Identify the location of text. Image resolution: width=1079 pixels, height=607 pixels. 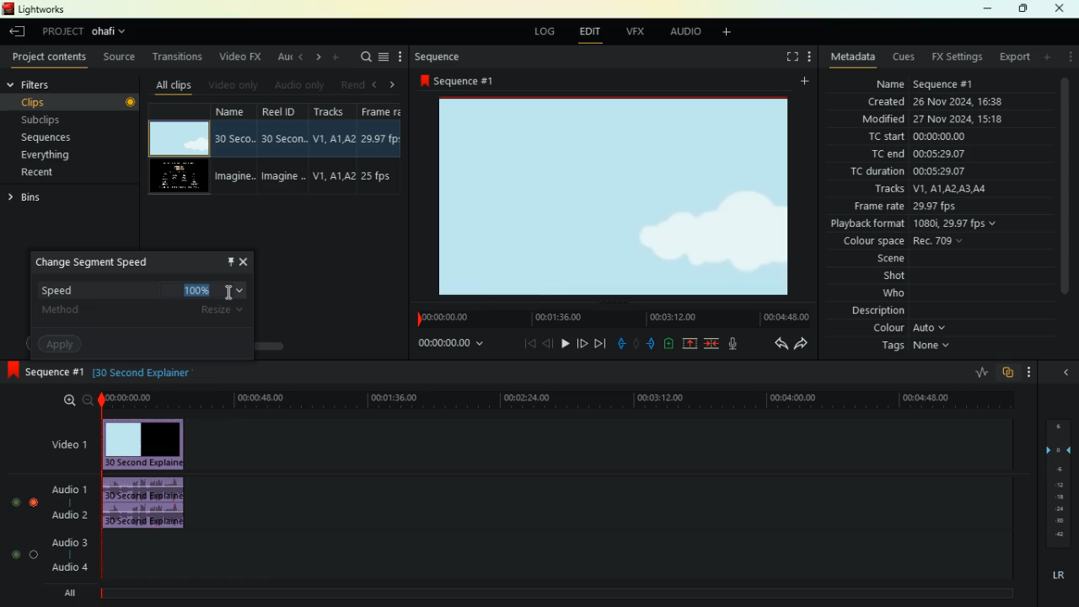
(157, 374).